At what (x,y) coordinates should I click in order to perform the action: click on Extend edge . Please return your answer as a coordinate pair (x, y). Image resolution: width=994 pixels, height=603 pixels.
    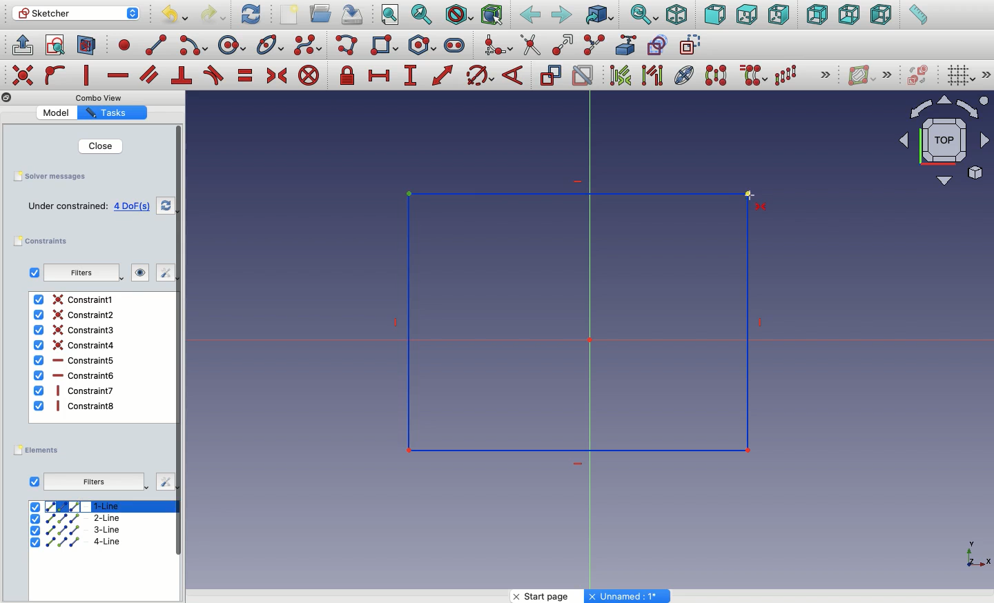
    Looking at the image, I should click on (565, 46).